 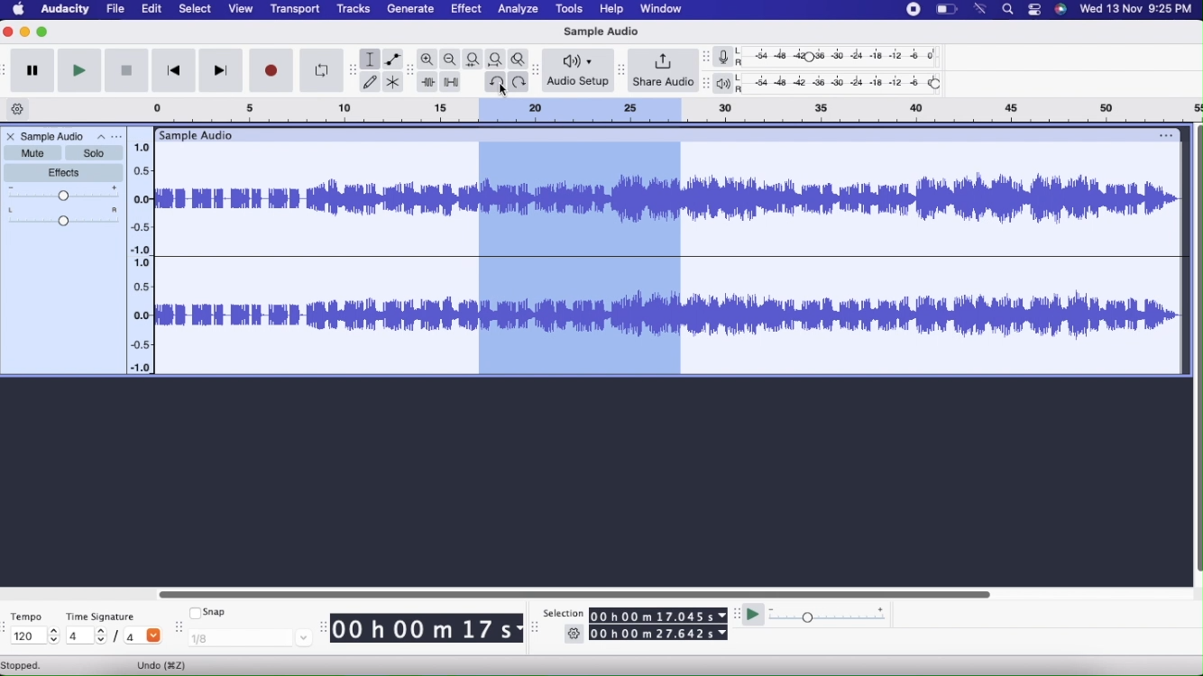 I want to click on Playback level, so click(x=846, y=85).